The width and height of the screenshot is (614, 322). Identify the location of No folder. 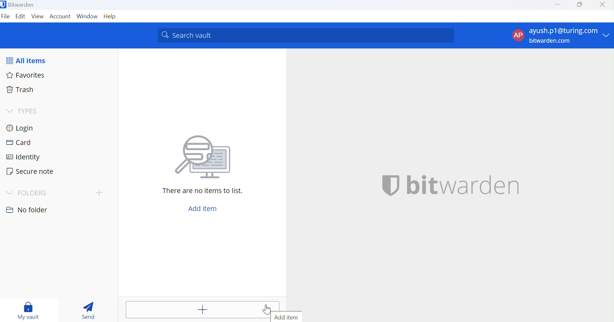
(26, 208).